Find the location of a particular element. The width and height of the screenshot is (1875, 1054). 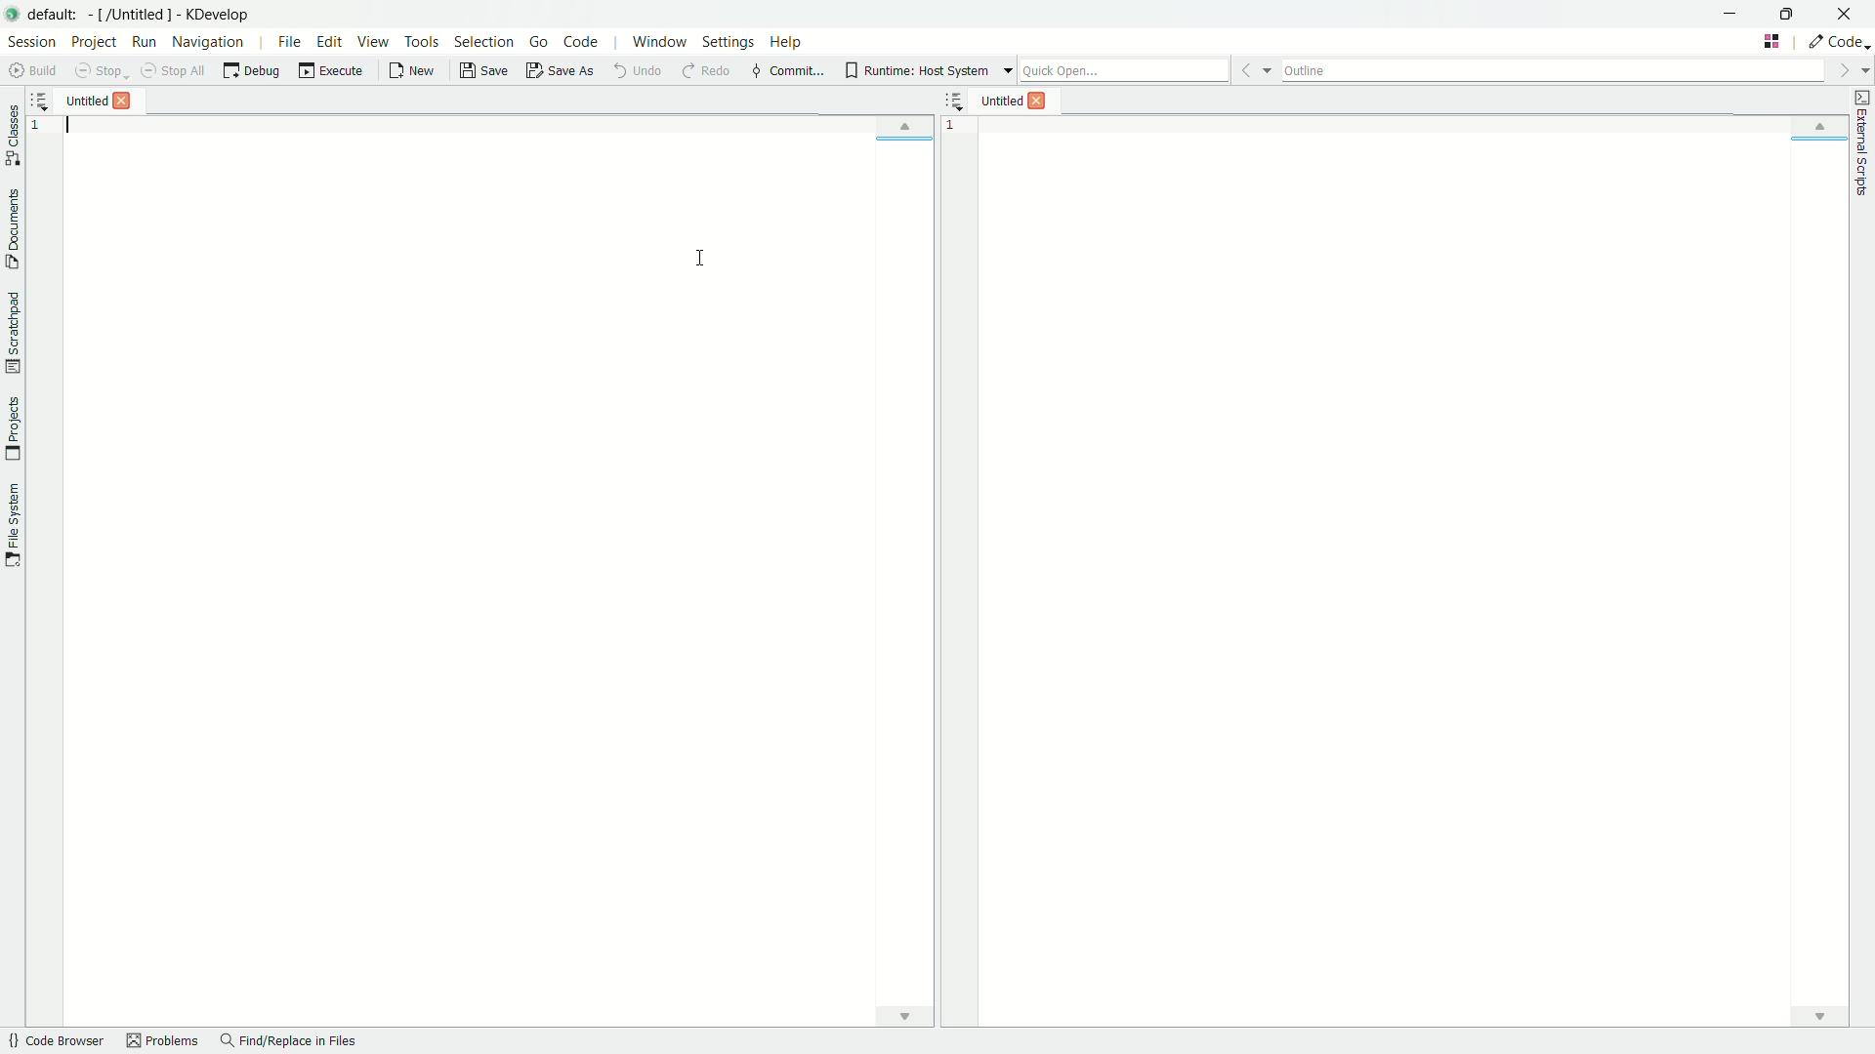

toggle projects is located at coordinates (12, 429).